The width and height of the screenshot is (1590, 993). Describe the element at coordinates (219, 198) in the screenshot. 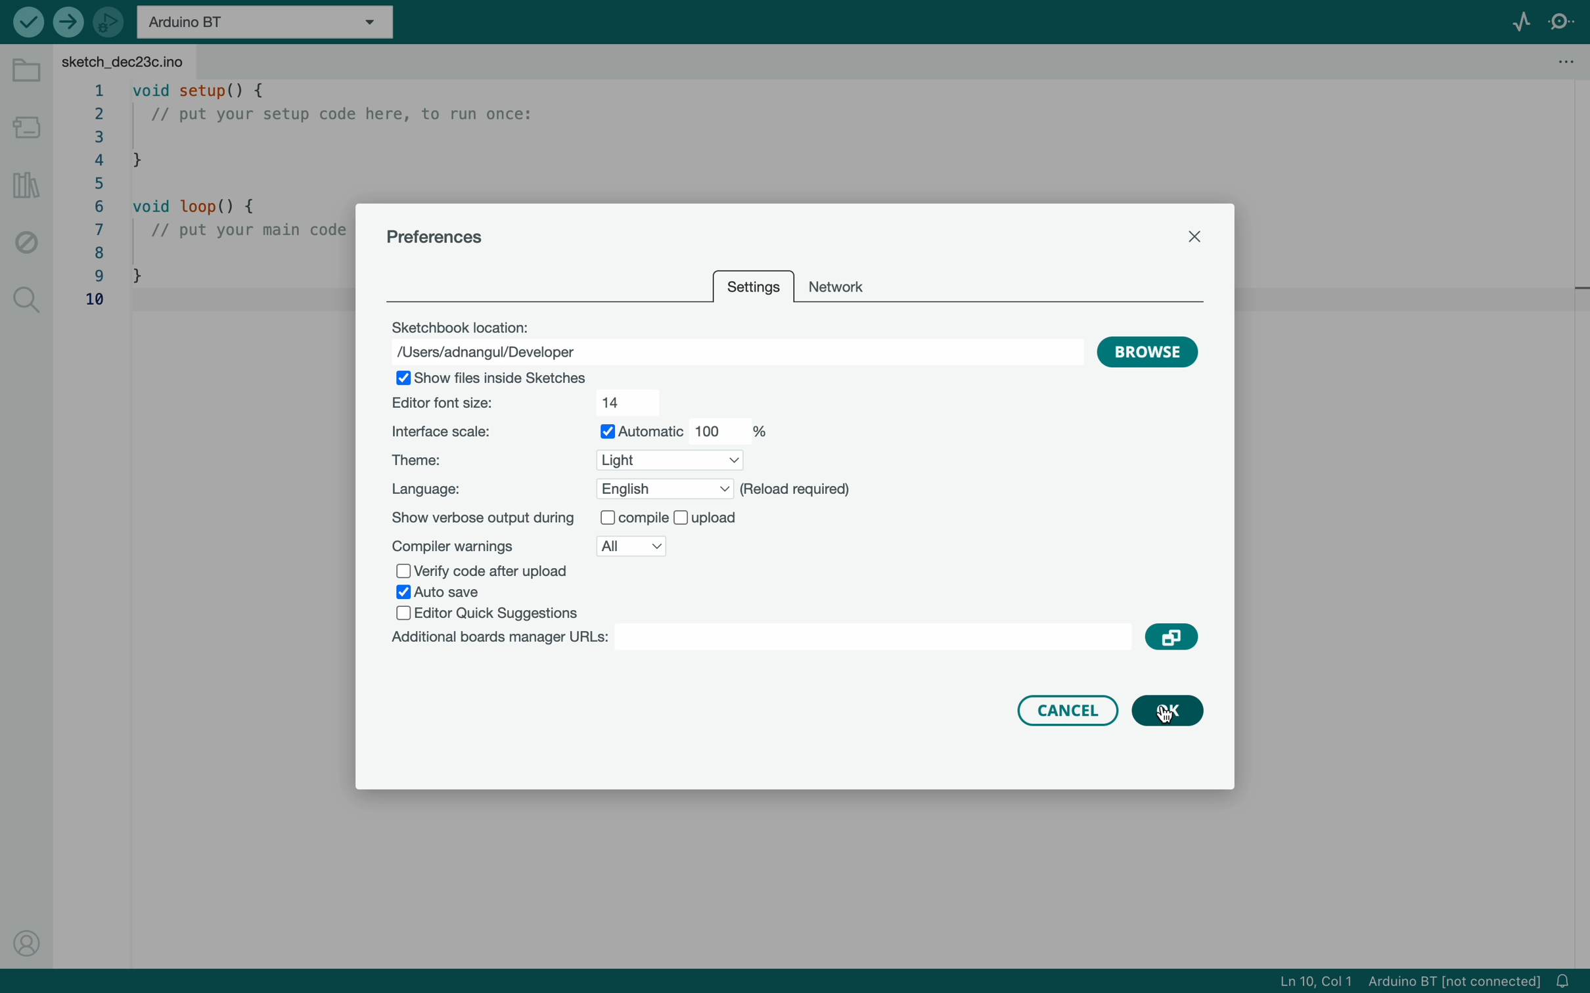

I see `code` at that location.